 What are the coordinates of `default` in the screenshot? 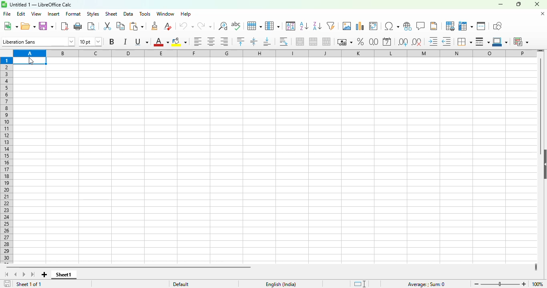 It's located at (181, 284).